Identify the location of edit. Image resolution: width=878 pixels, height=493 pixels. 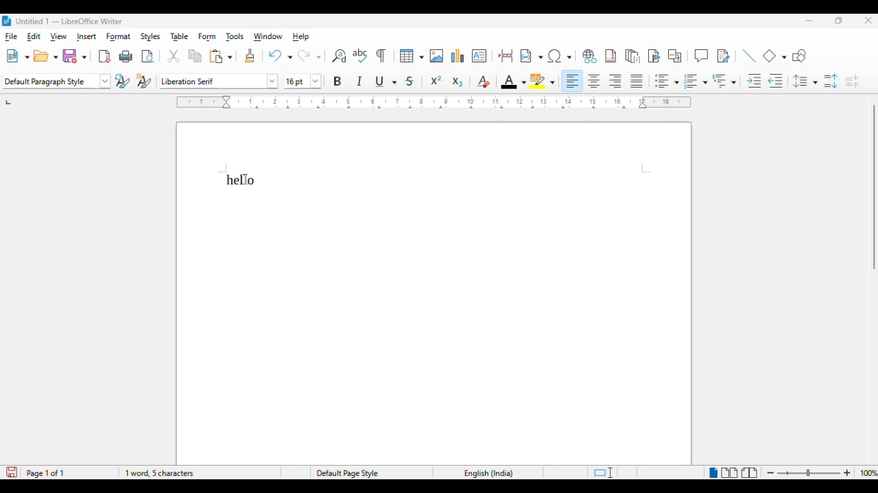
(34, 36).